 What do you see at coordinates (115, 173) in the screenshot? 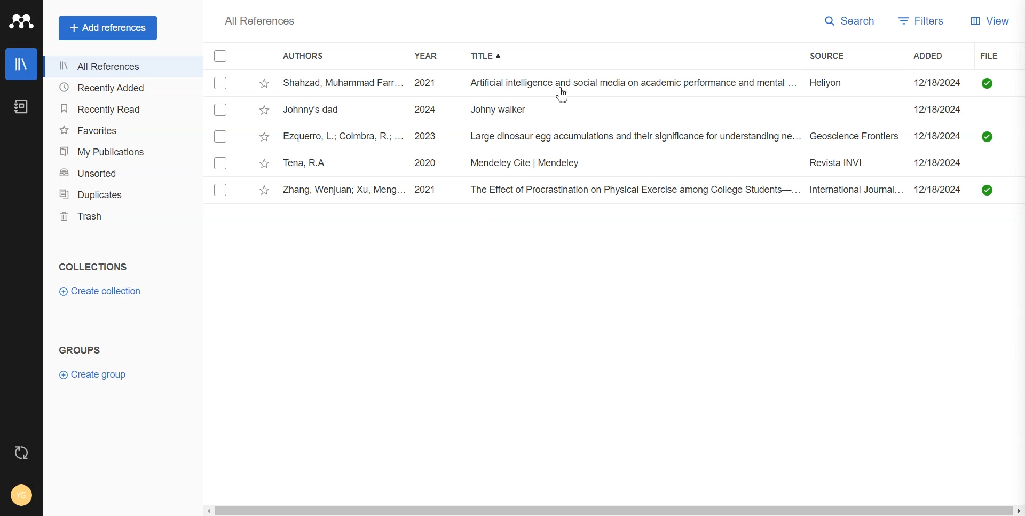
I see `Unsorted` at bounding box center [115, 173].